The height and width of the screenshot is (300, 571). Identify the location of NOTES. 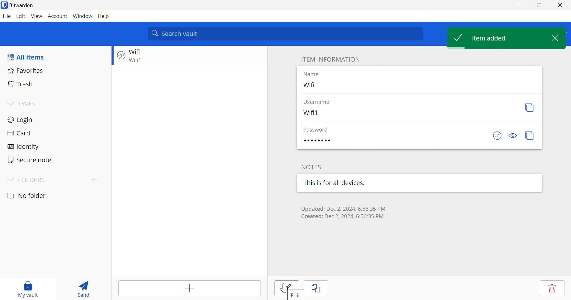
(312, 165).